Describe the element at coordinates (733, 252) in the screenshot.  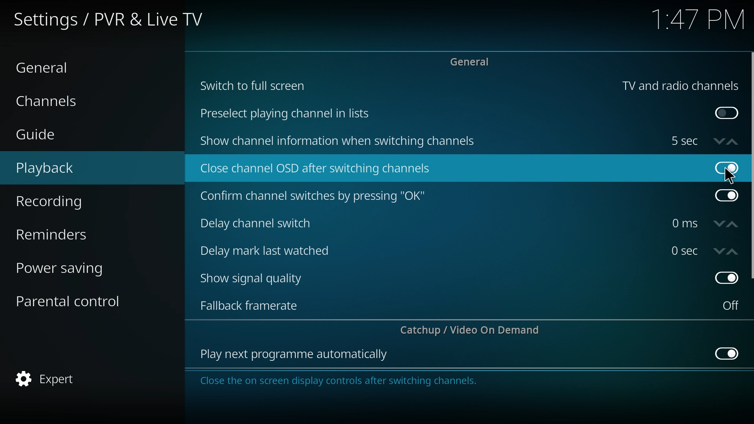
I see `increase time` at that location.